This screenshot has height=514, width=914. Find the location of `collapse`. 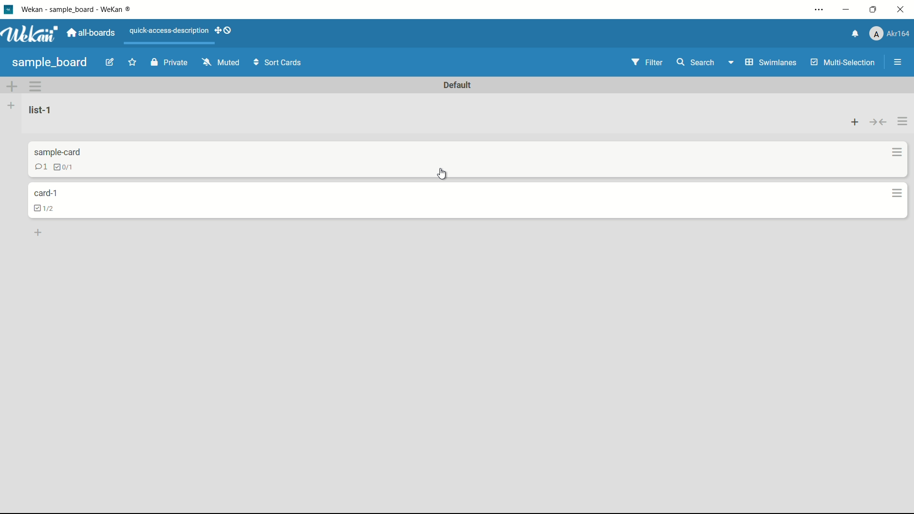

collapse is located at coordinates (878, 123).